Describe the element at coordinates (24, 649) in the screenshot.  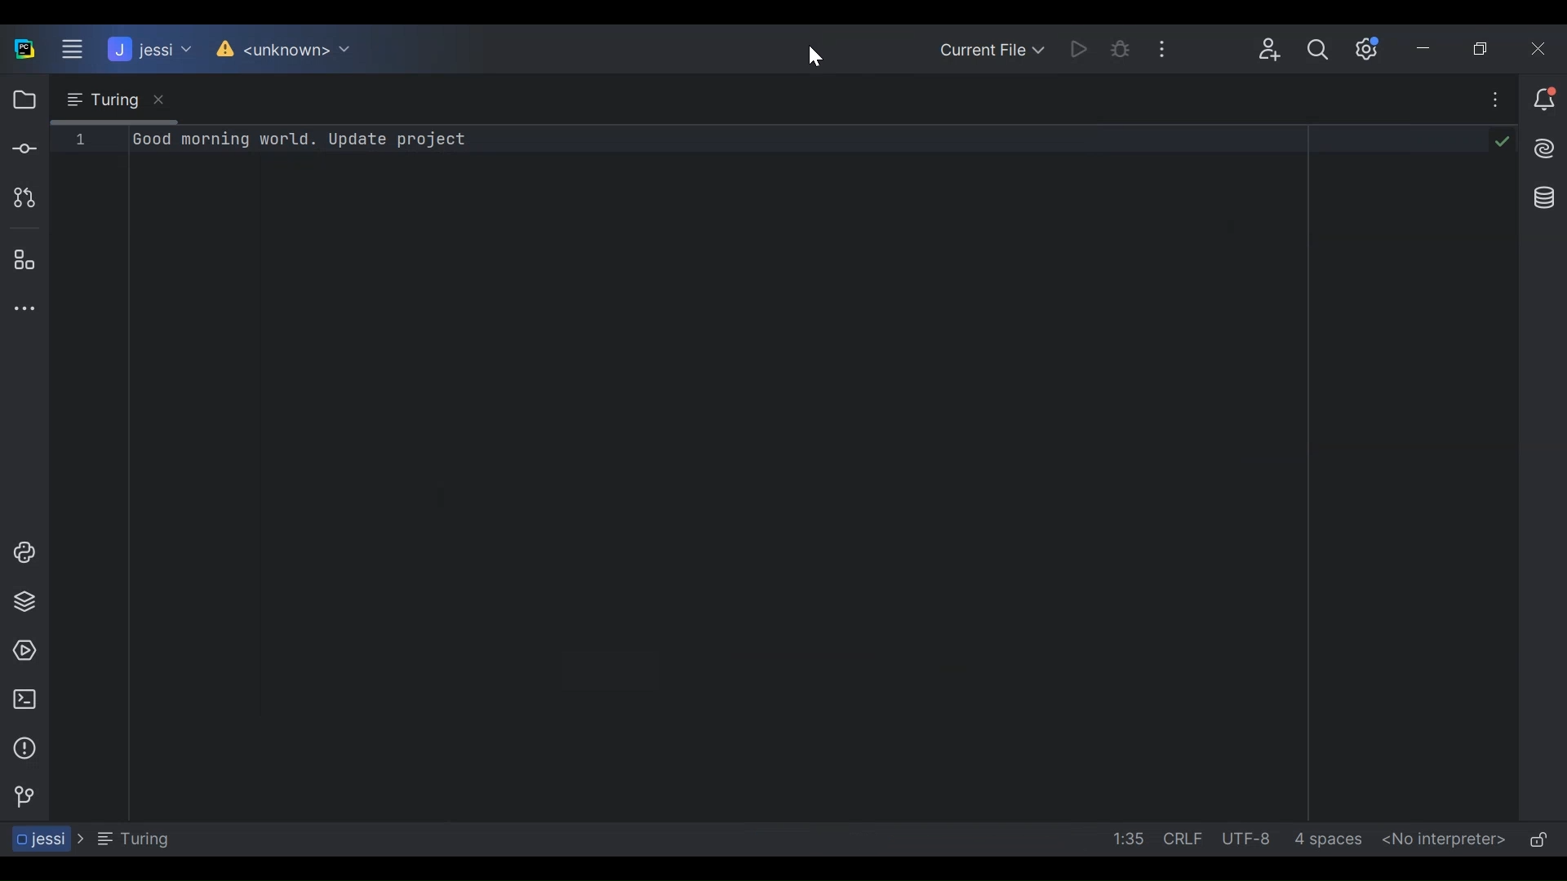
I see `Services` at that location.